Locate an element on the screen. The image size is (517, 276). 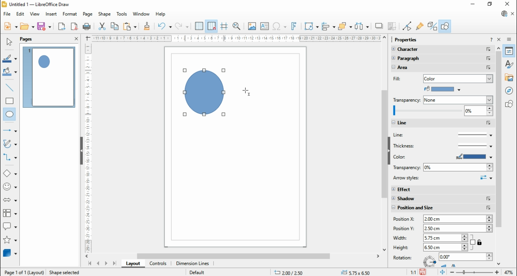
scroll bar is located at coordinates (385, 143).